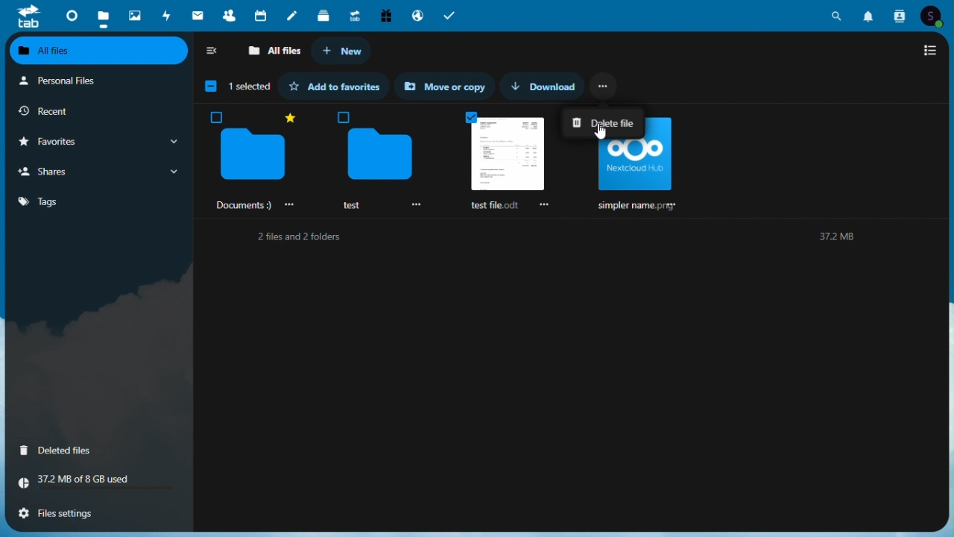 The height and width of the screenshot is (537, 954). I want to click on Free trial, so click(385, 14).